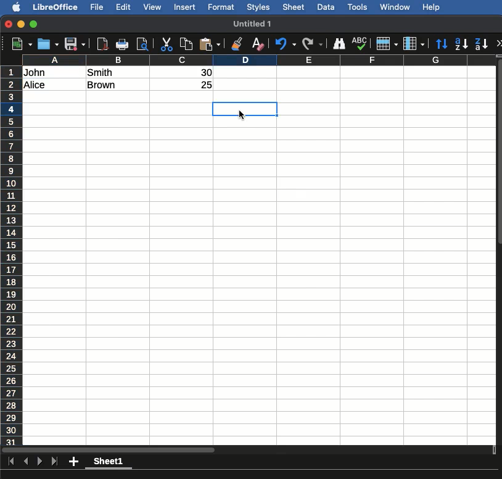  Describe the element at coordinates (152, 7) in the screenshot. I see `View` at that location.